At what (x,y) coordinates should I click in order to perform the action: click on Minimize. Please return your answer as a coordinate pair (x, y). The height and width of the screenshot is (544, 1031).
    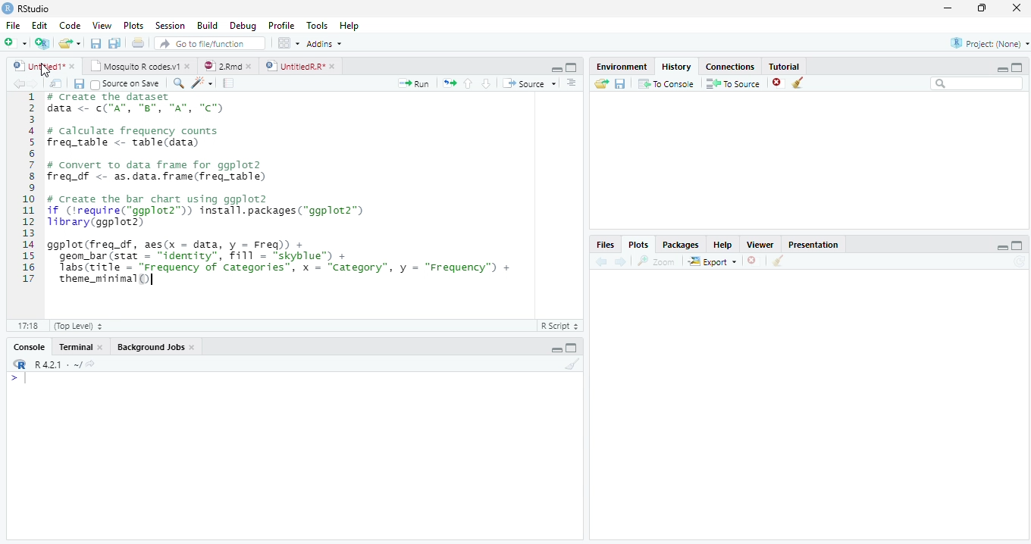
    Looking at the image, I should click on (1001, 70).